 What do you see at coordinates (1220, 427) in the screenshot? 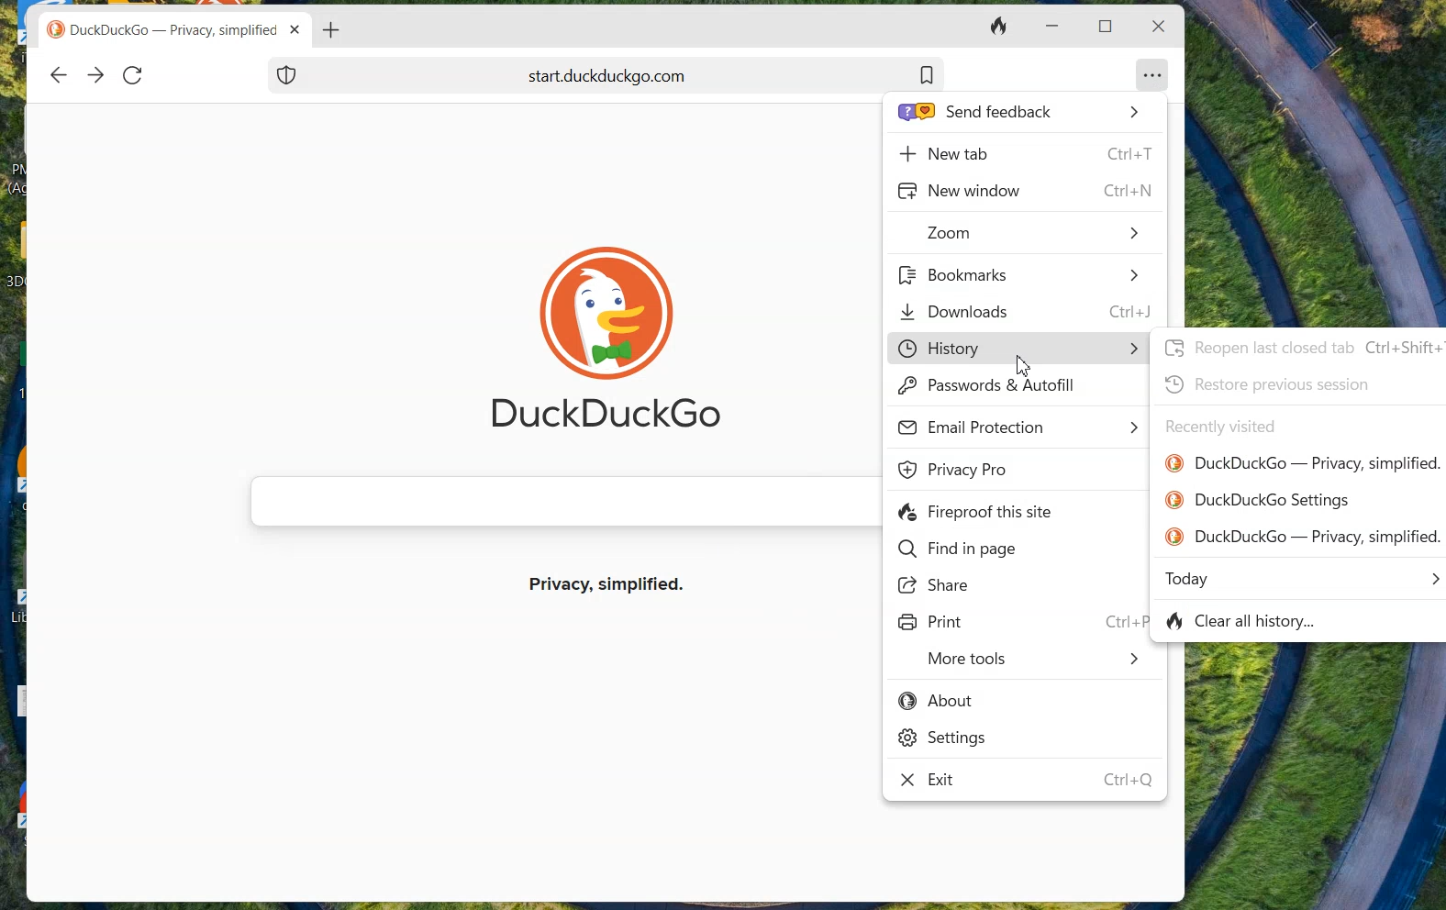
I see `Recently visited` at bounding box center [1220, 427].